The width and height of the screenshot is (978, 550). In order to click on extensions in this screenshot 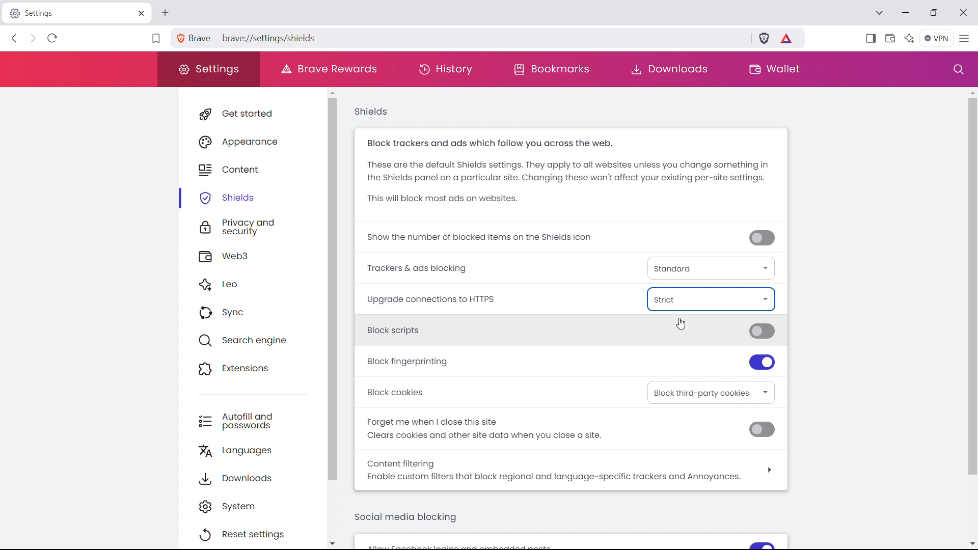, I will do `click(258, 367)`.